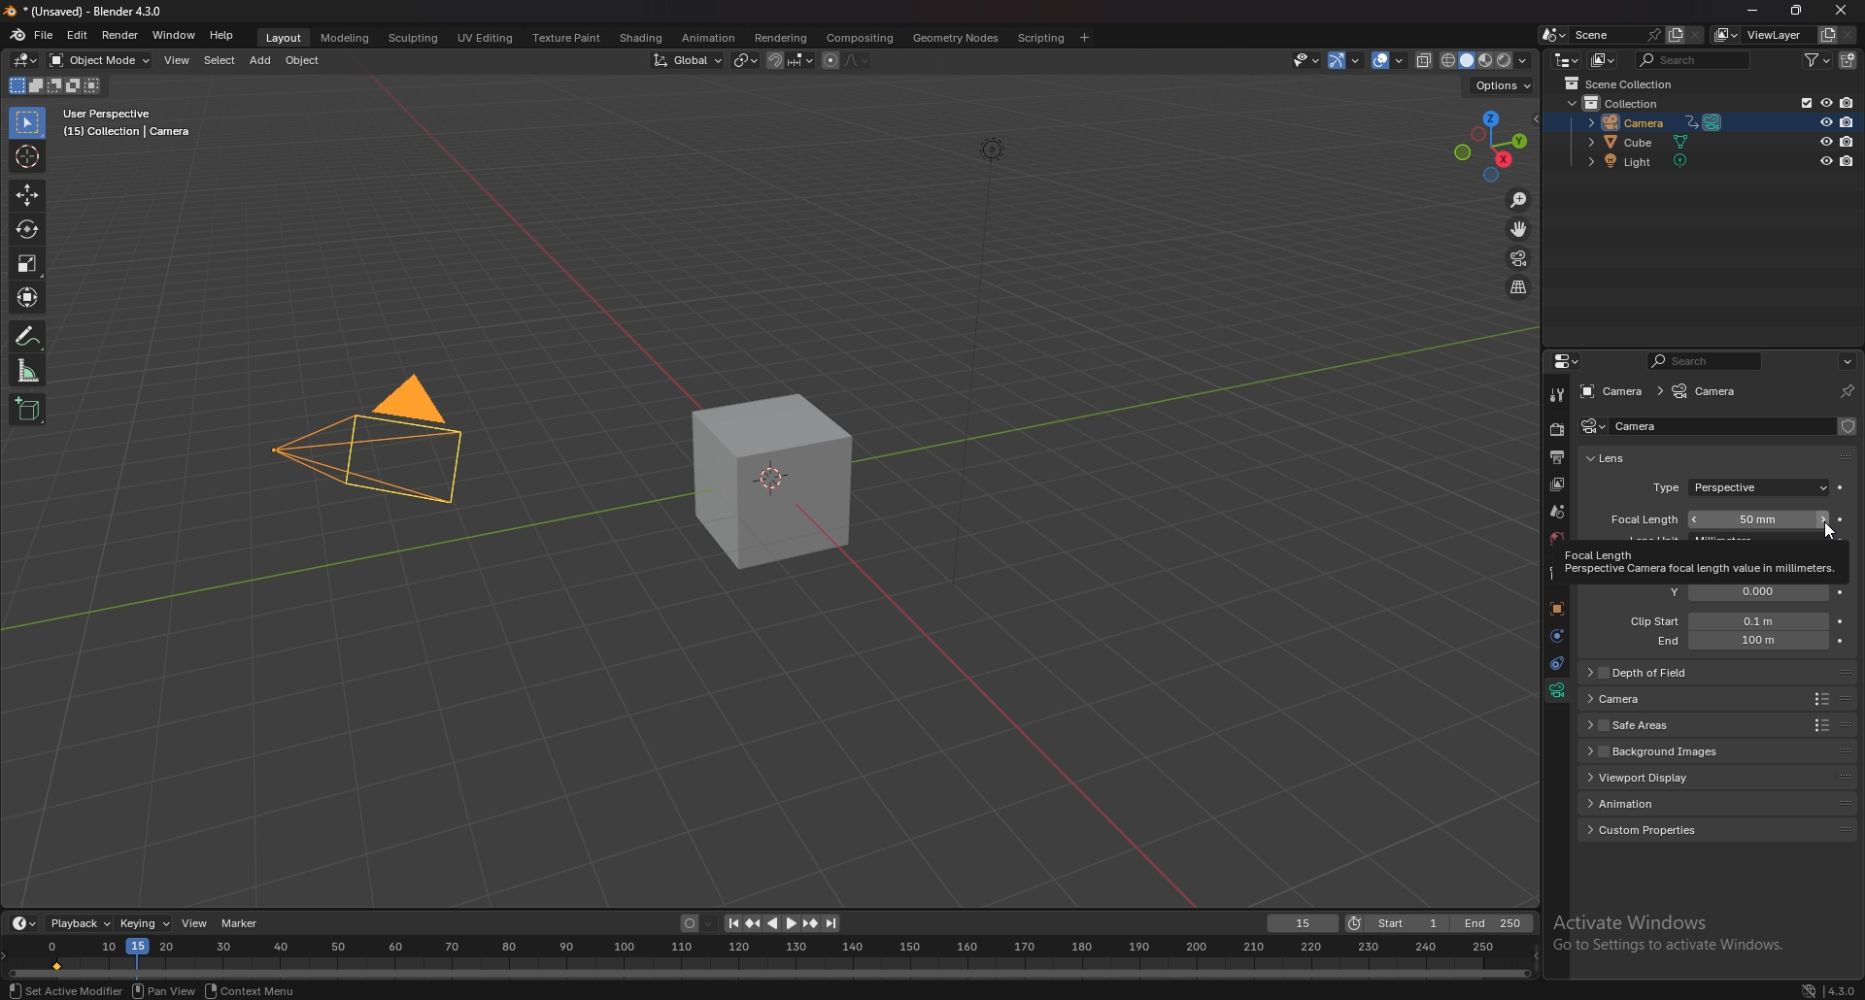  I want to click on move, so click(1518, 228).